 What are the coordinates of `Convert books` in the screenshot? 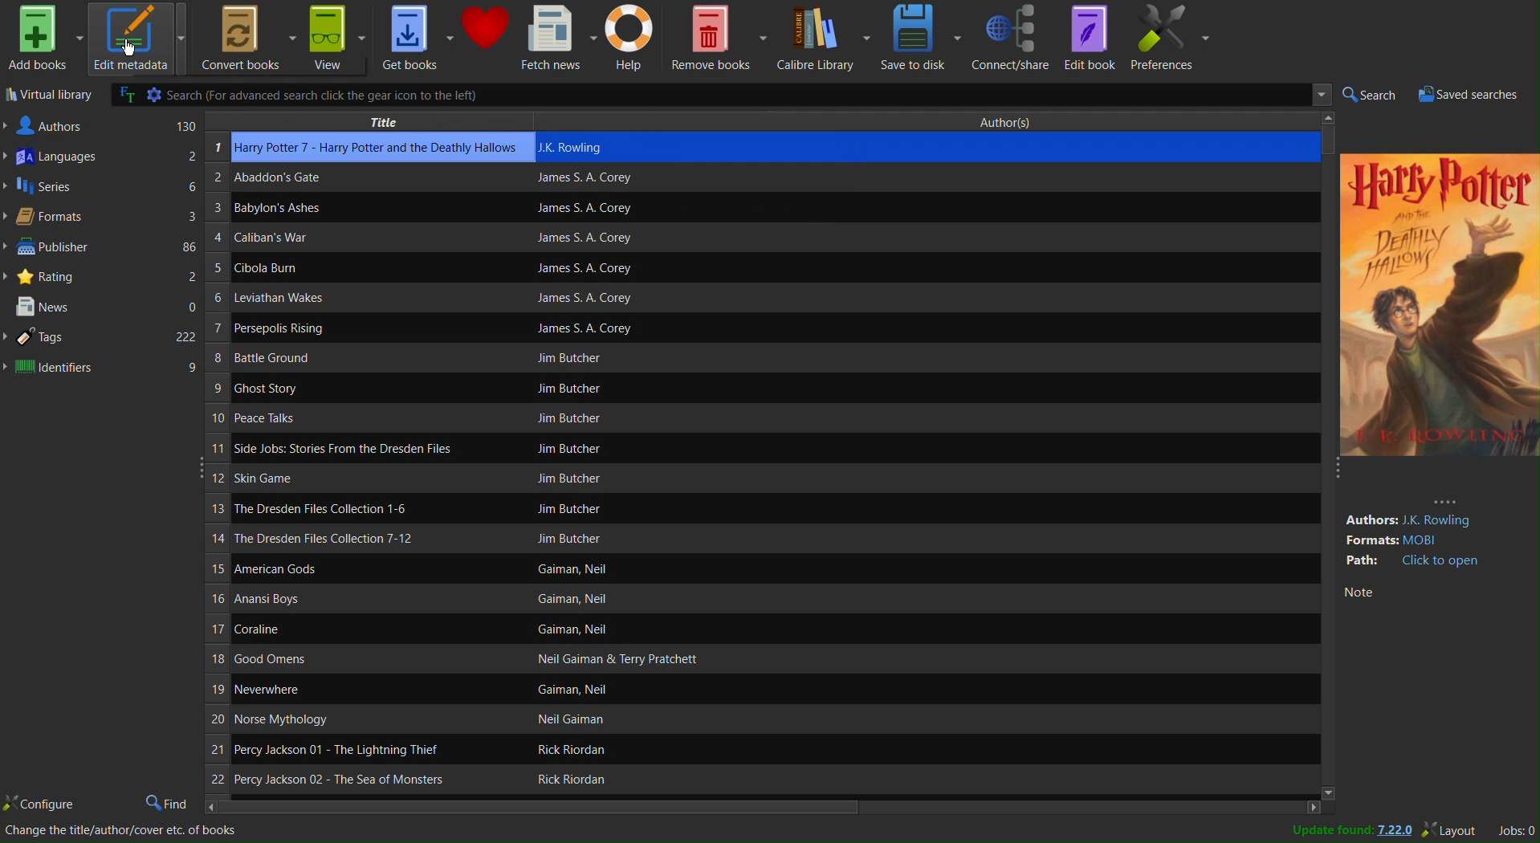 It's located at (244, 38).